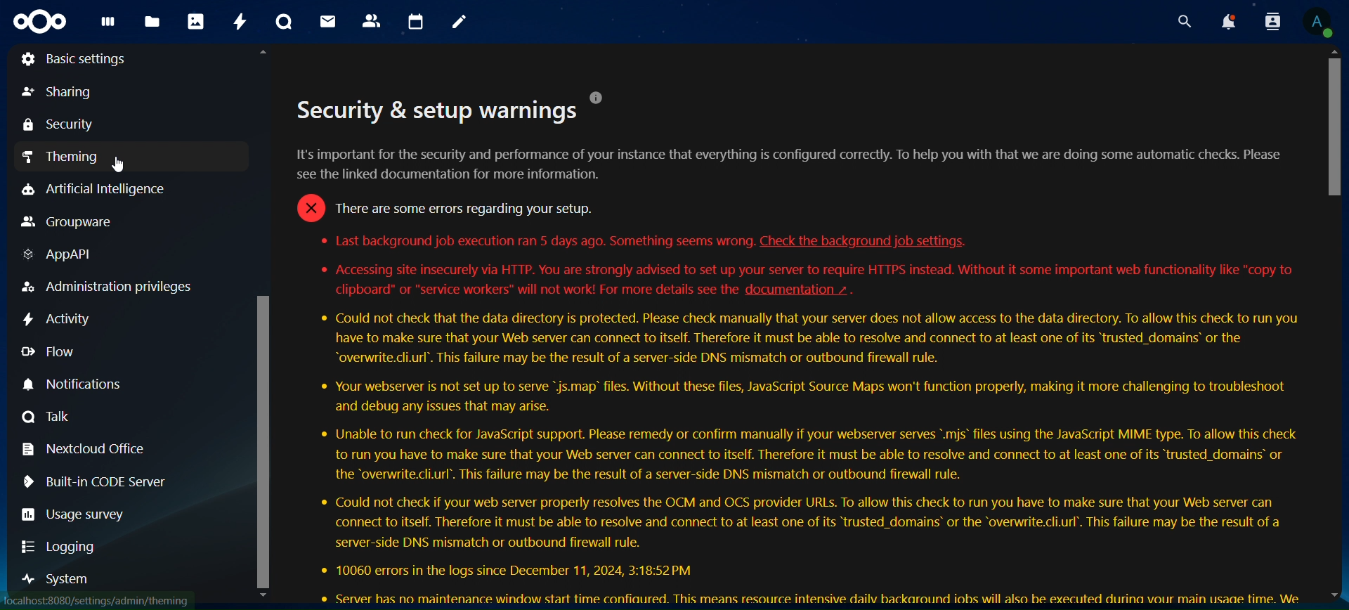  What do you see at coordinates (60, 578) in the screenshot?
I see `system` at bounding box center [60, 578].